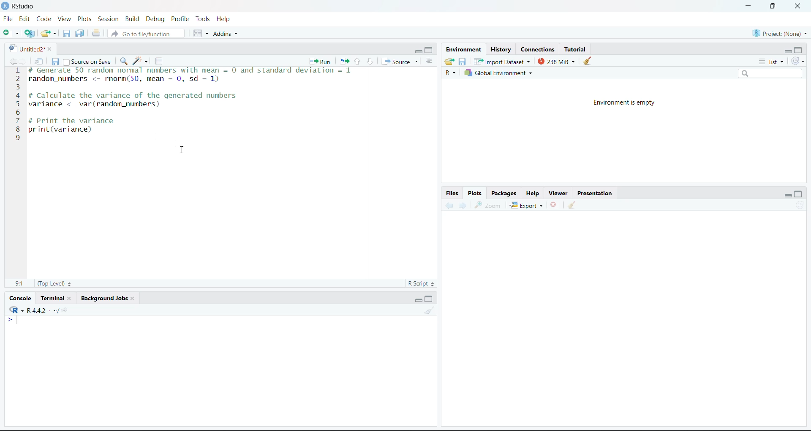 The image size is (811, 431). I want to click on clear, so click(429, 310).